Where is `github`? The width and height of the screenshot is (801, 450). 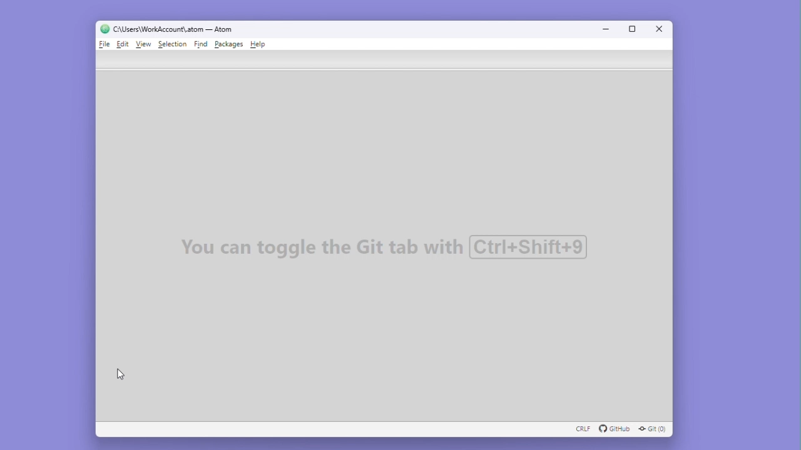
github is located at coordinates (617, 429).